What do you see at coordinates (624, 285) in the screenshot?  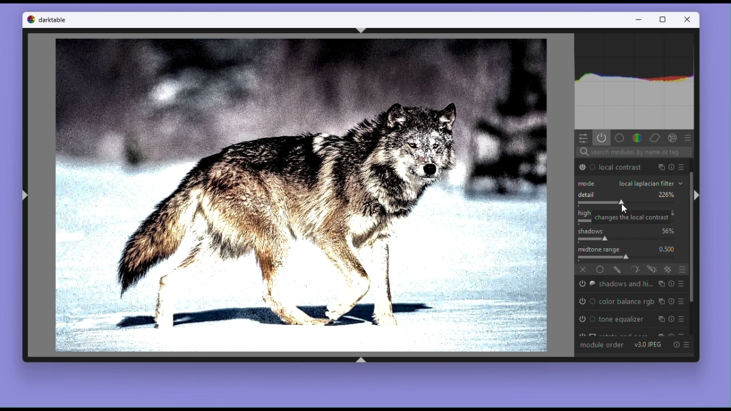 I see `shadows and highlights` at bounding box center [624, 285].